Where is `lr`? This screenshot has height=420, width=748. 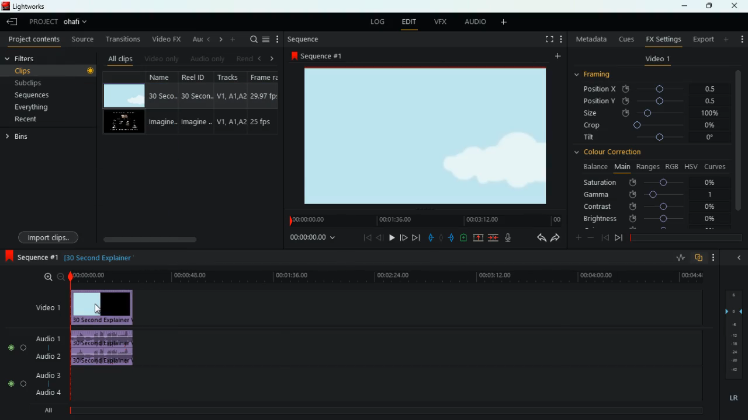 lr is located at coordinates (732, 396).